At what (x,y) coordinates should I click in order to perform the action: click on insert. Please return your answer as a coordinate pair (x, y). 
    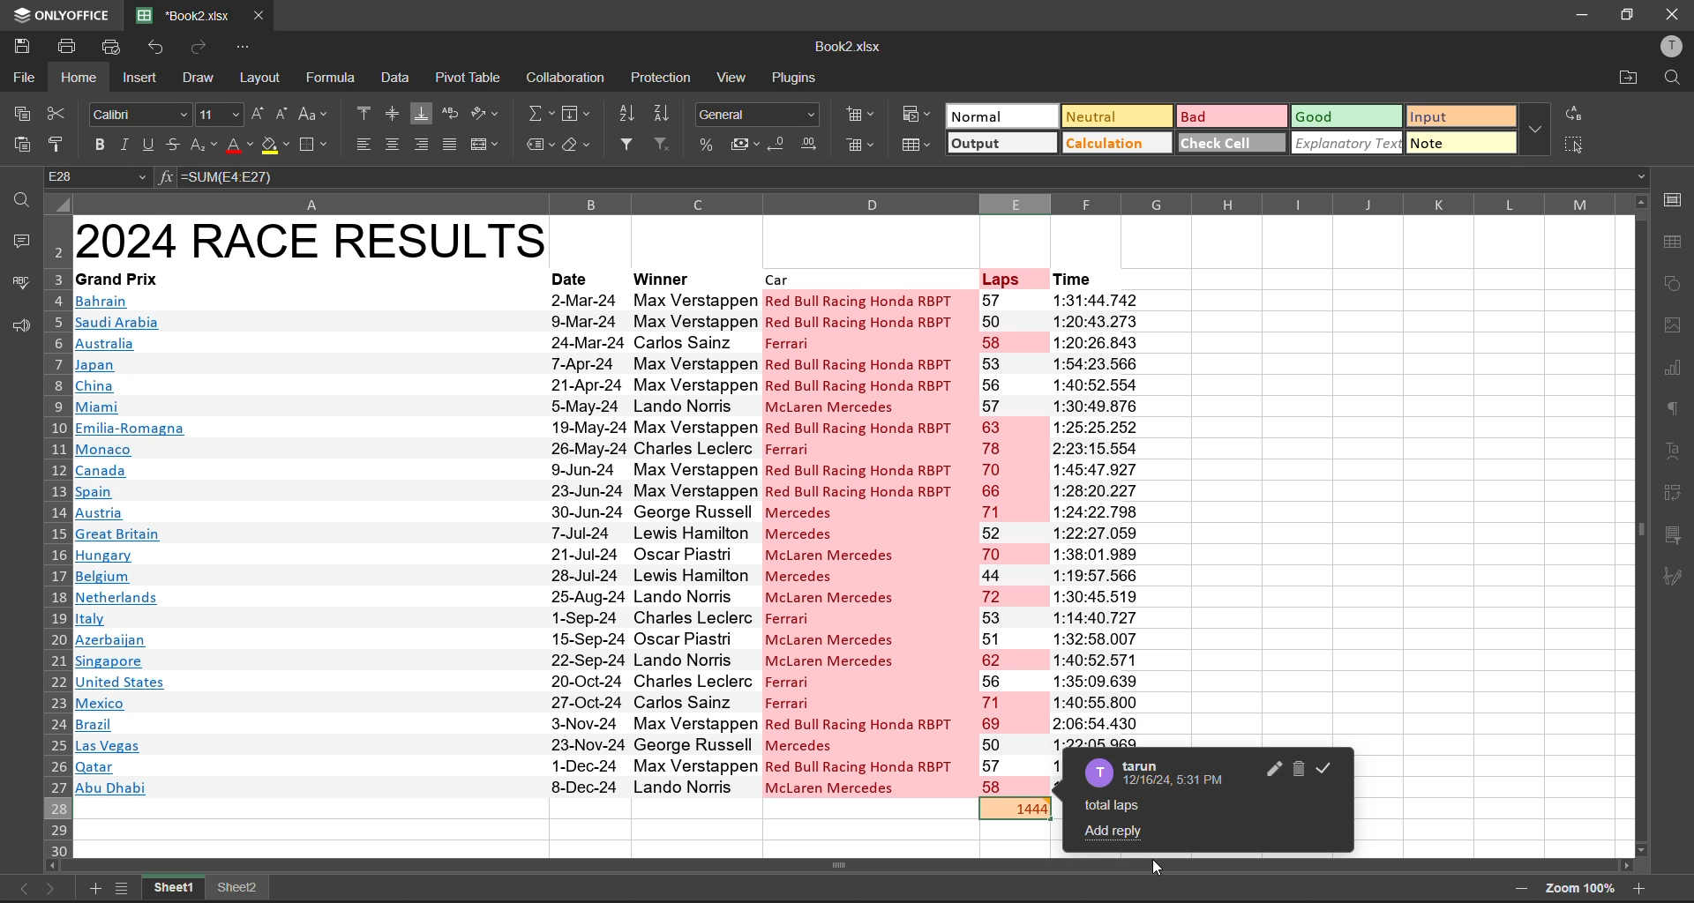
    Looking at the image, I should click on (144, 79).